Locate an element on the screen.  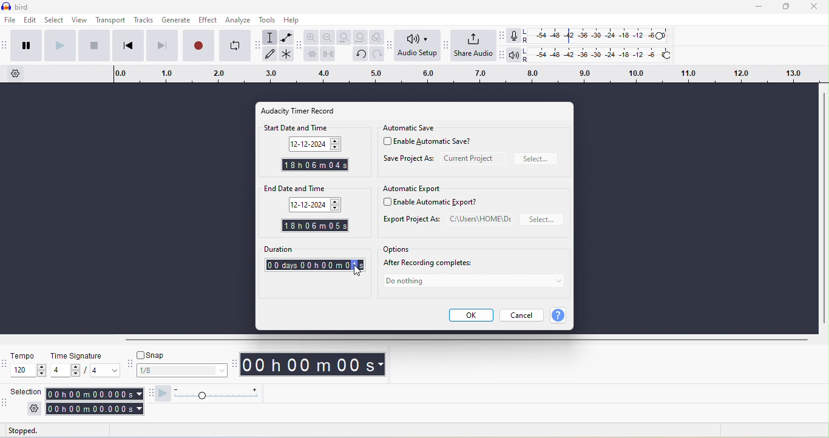
enable automatic save? is located at coordinates (432, 143).